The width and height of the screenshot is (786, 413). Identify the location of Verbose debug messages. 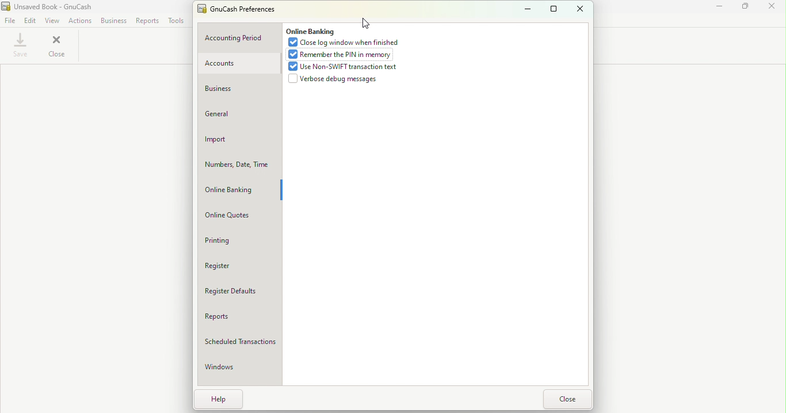
(335, 80).